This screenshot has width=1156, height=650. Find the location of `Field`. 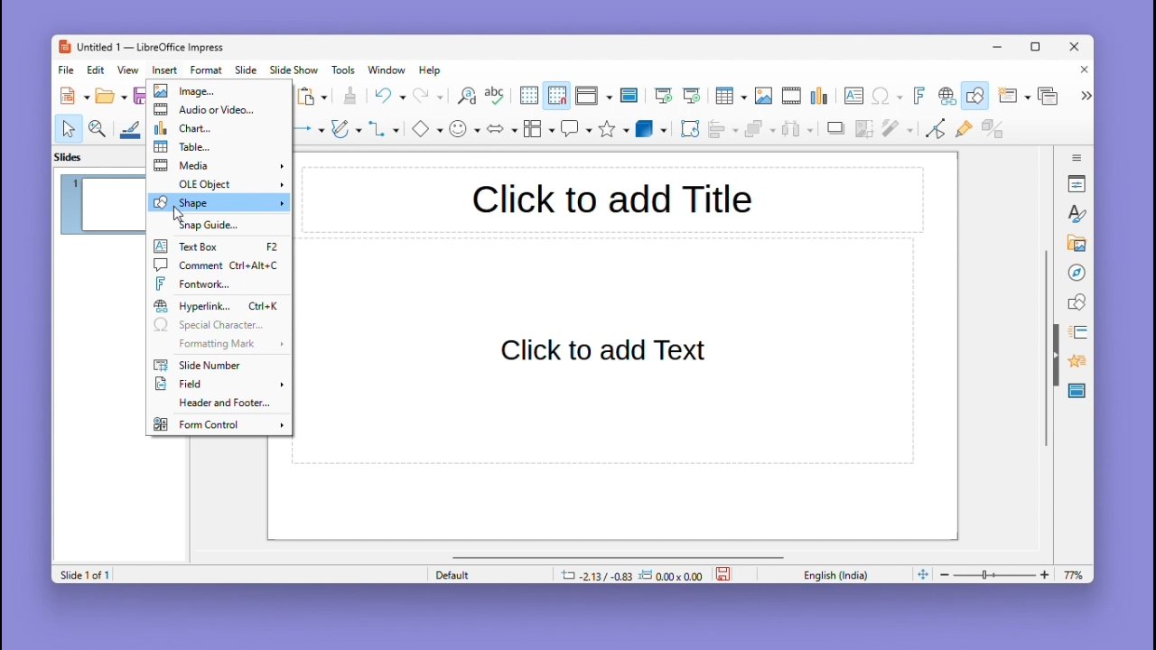

Field is located at coordinates (219, 385).